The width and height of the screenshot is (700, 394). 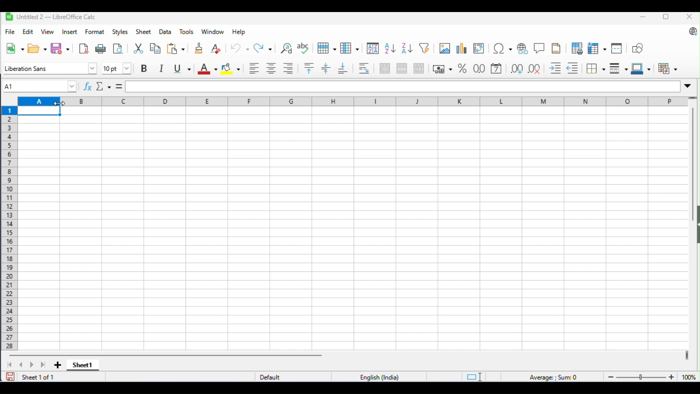 What do you see at coordinates (497, 69) in the screenshot?
I see `format as date` at bounding box center [497, 69].